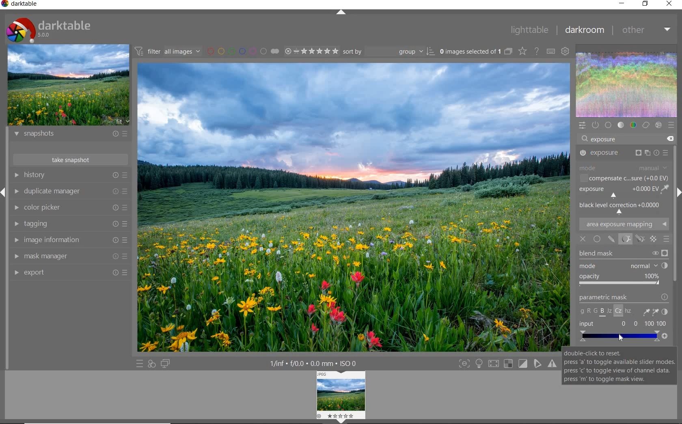  Describe the element at coordinates (606, 139) in the screenshot. I see `exposure` at that location.